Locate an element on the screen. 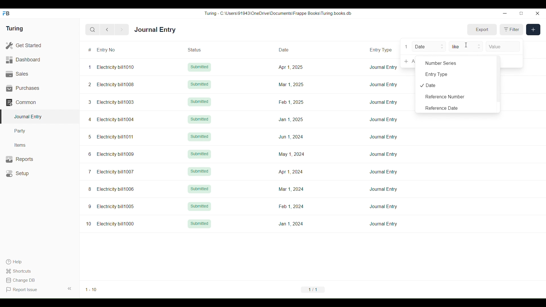 The width and height of the screenshot is (546, 307). Submitted is located at coordinates (199, 206).